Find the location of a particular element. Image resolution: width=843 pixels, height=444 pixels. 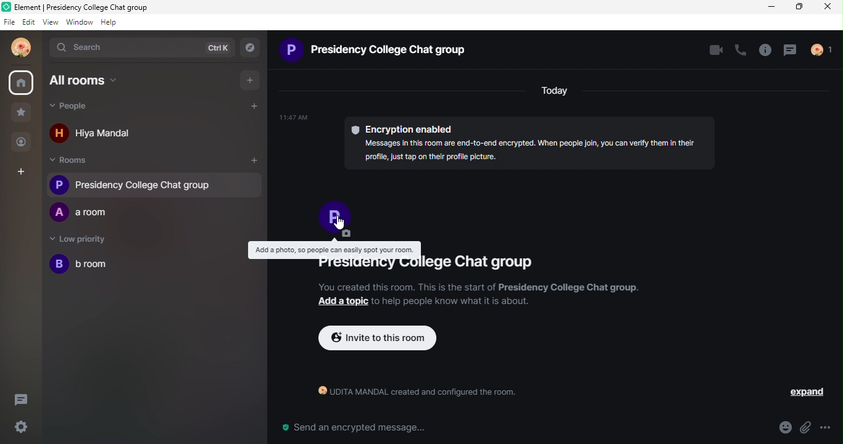

video call is located at coordinates (713, 51).